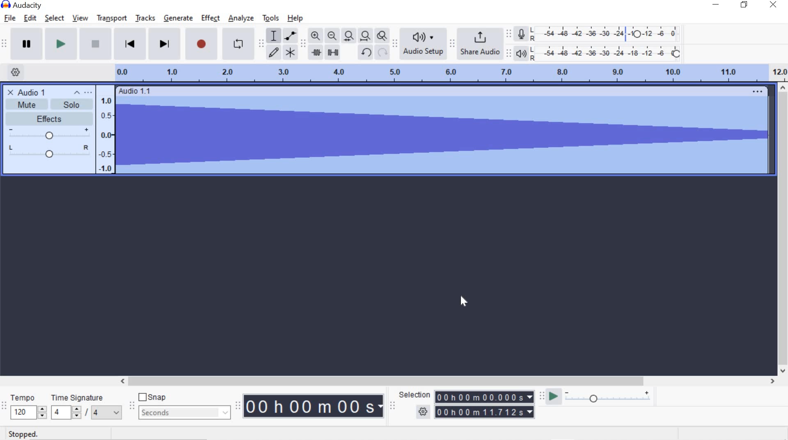  What do you see at coordinates (480, 43) in the screenshot?
I see `Share audio` at bounding box center [480, 43].